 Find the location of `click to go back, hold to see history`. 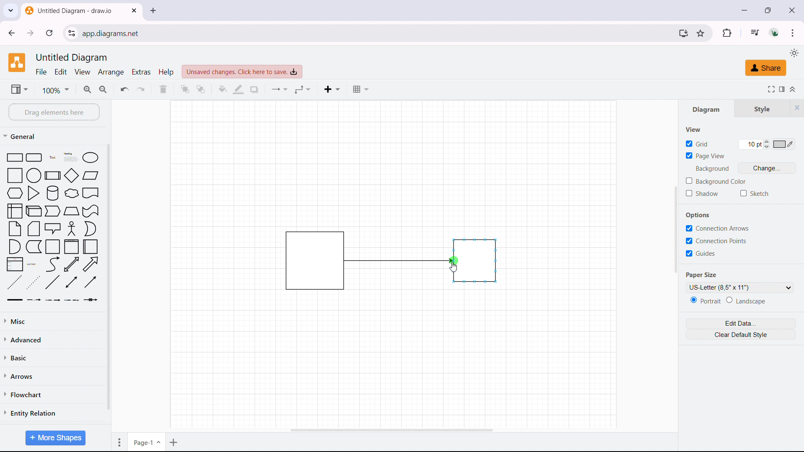

click to go back, hold to see history is located at coordinates (11, 33).